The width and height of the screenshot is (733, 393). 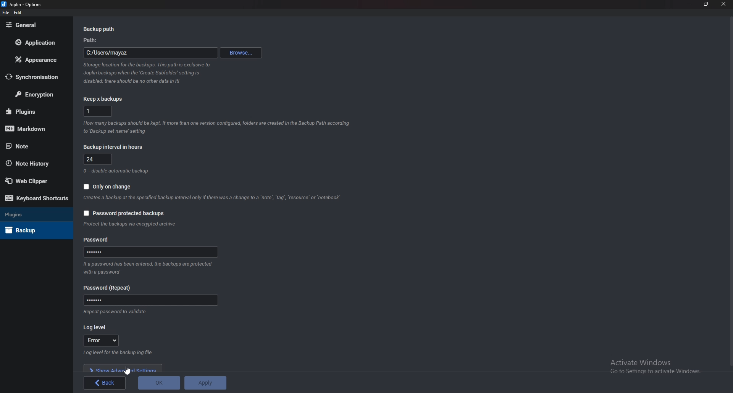 What do you see at coordinates (147, 268) in the screenshot?
I see `Info on password` at bounding box center [147, 268].